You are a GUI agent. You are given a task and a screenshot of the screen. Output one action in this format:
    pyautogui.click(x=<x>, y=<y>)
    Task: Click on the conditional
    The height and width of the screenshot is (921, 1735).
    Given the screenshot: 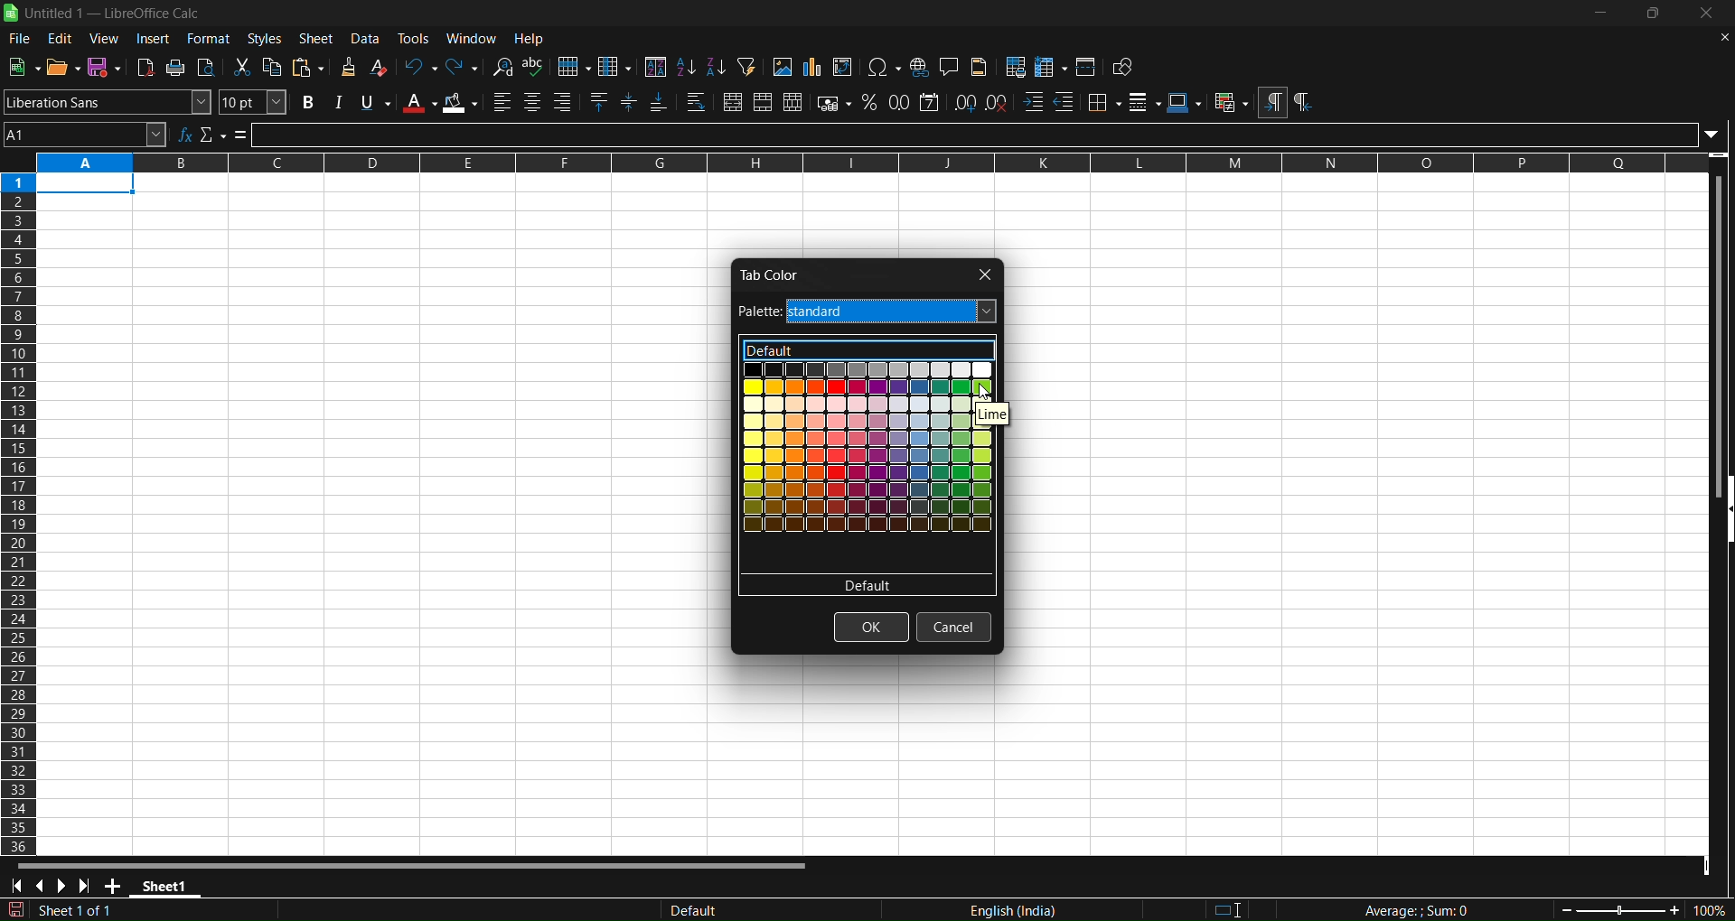 What is the action you would take?
    pyautogui.click(x=1230, y=103)
    